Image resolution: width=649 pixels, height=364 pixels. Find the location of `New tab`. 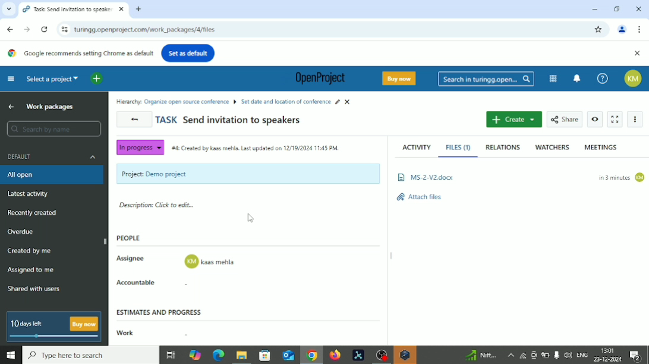

New tab is located at coordinates (139, 9).